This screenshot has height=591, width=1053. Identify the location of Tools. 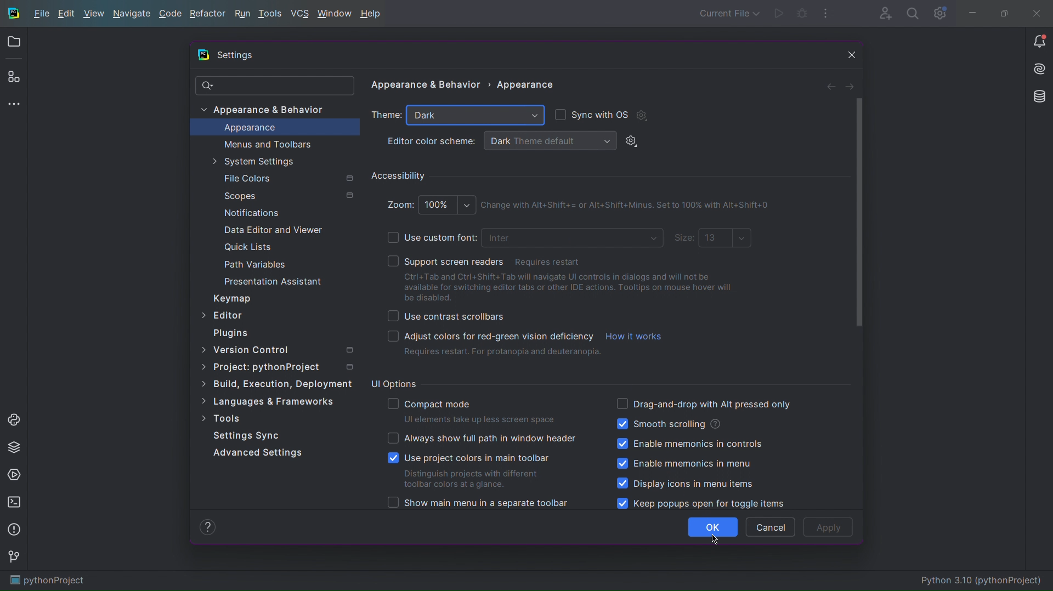
(221, 417).